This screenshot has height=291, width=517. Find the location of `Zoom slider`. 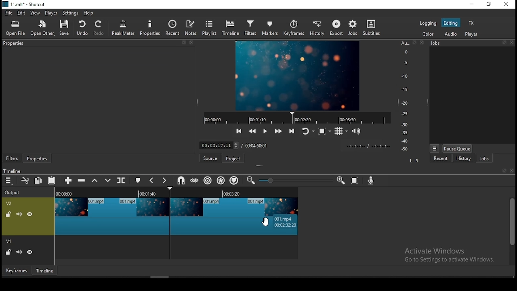

Zoom slider is located at coordinates (294, 180).